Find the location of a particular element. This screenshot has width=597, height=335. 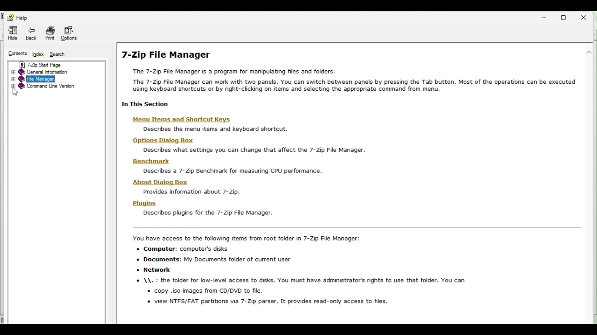

| In This Section is located at coordinates (143, 104).